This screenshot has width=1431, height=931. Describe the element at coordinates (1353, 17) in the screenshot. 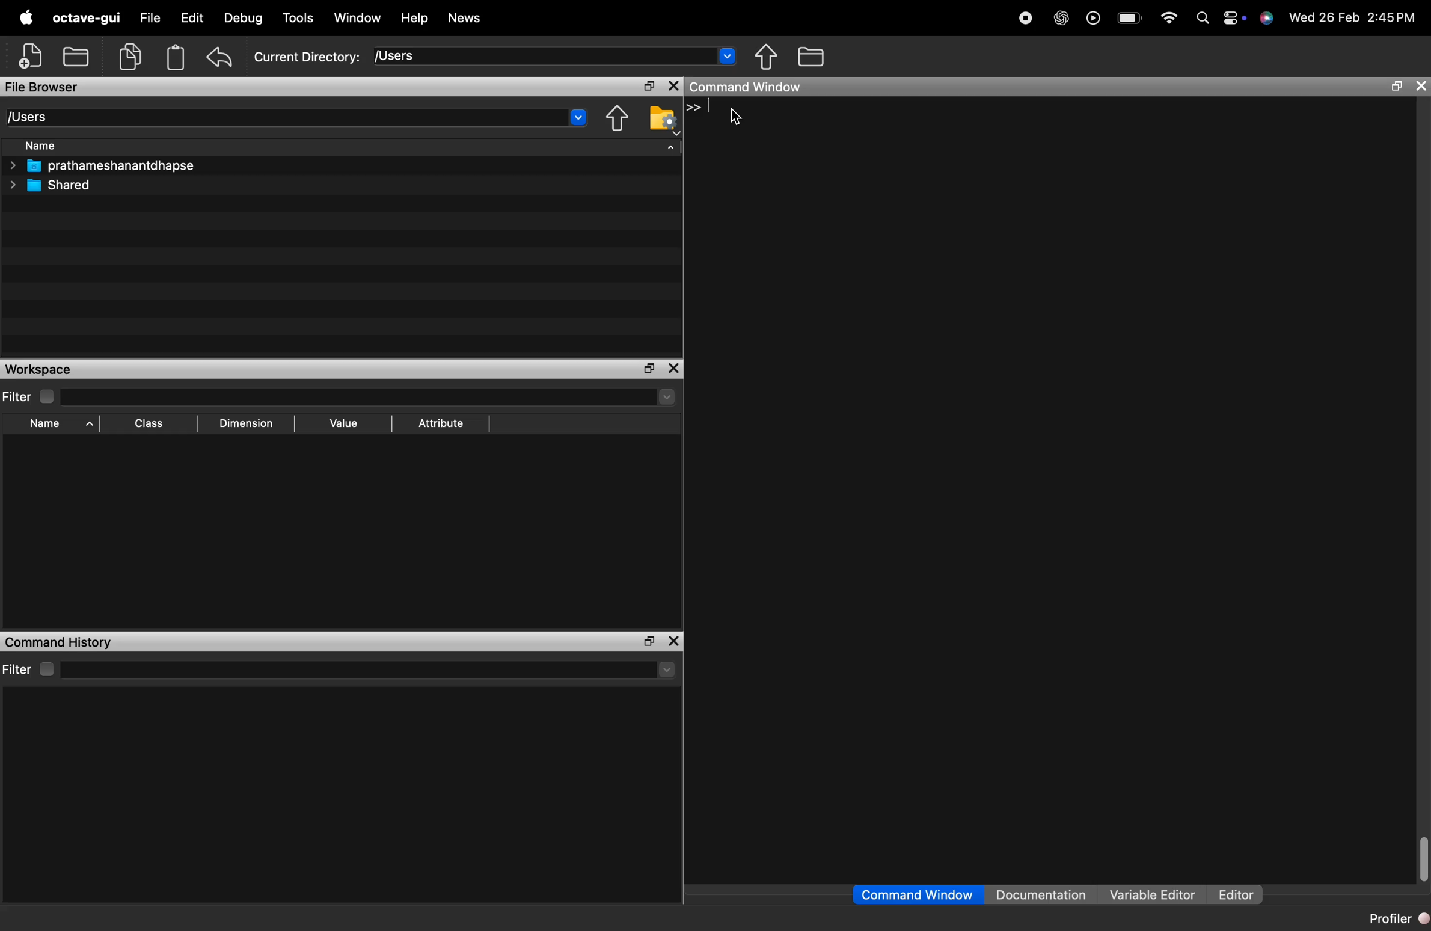

I see `Wed 26 Feb 2:45PM` at that location.